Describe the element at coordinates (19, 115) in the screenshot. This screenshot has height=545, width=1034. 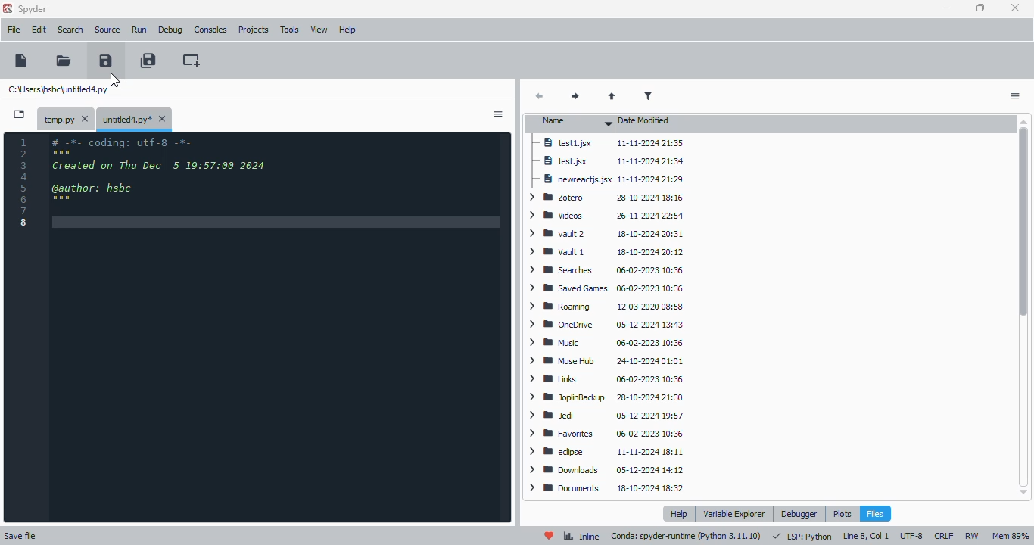
I see `browse tabs` at that location.